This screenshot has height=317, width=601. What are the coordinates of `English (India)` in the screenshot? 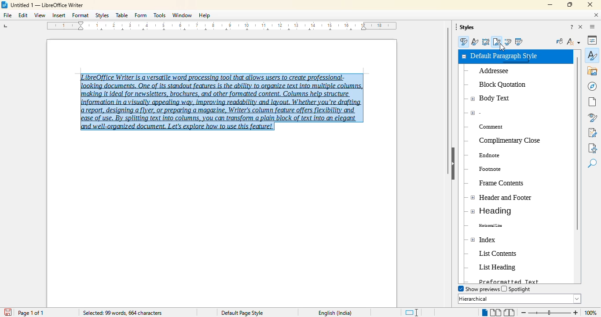 It's located at (335, 313).